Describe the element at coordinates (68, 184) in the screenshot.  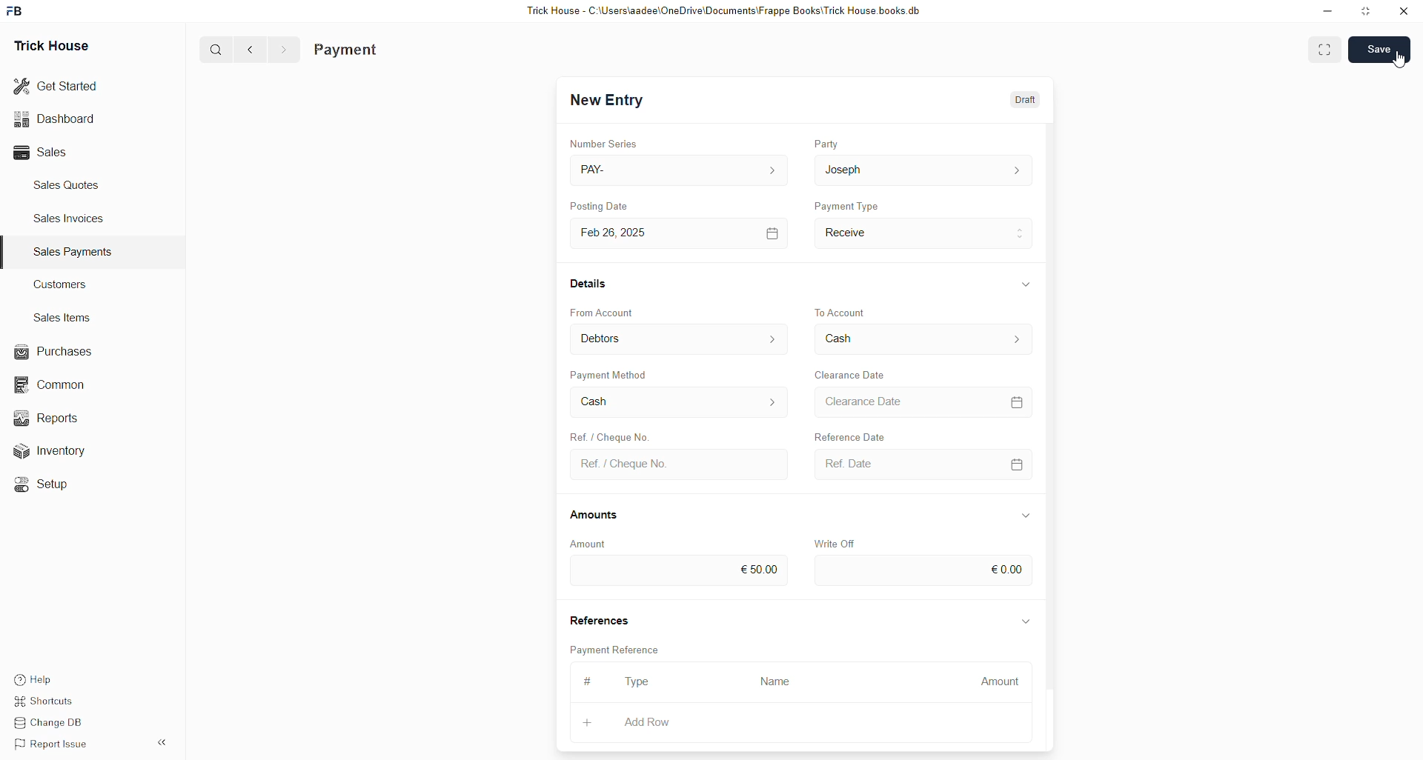
I see `Sales Quotes.` at that location.